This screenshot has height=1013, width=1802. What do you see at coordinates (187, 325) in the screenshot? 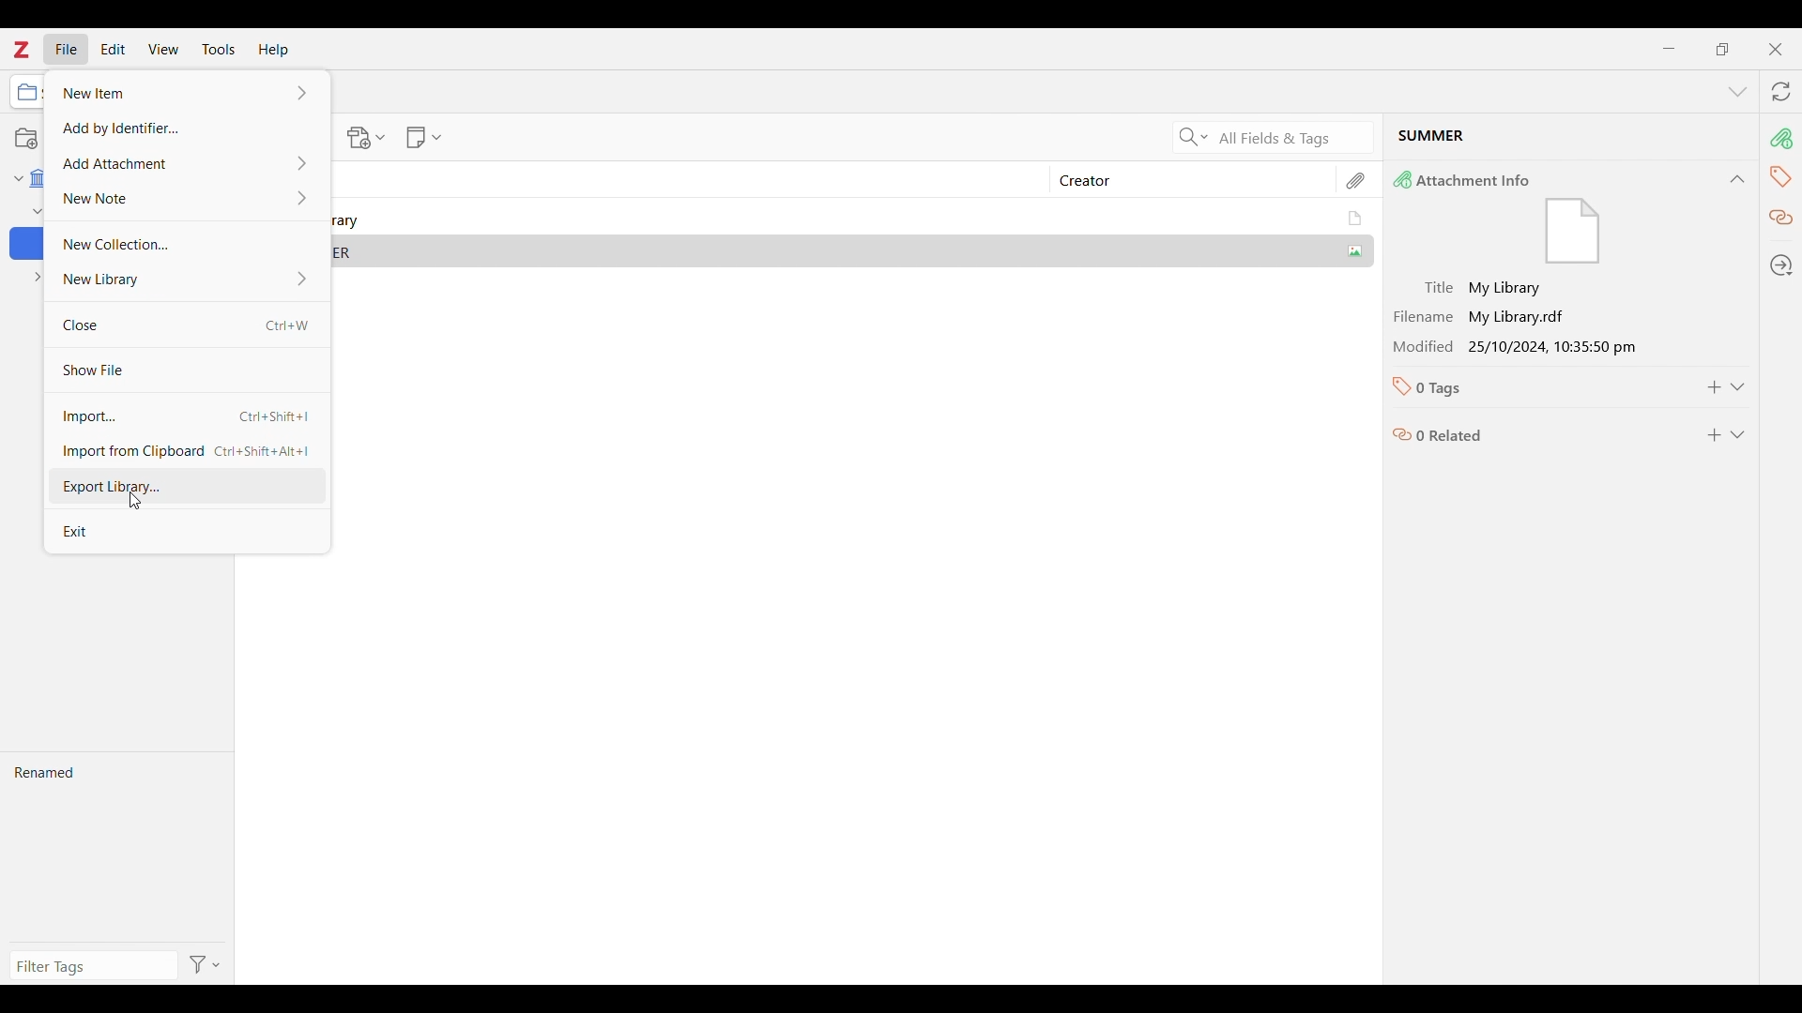
I see `Close` at bounding box center [187, 325].